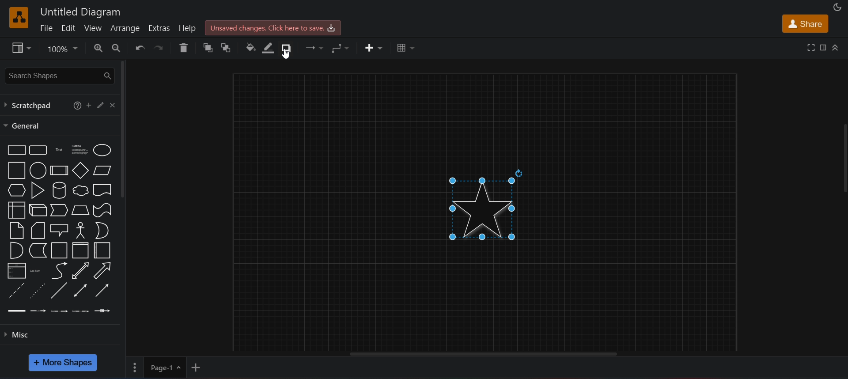 The height and width of the screenshot is (379, 848). Describe the element at coordinates (841, 178) in the screenshot. I see `vertical Scrollbar` at that location.